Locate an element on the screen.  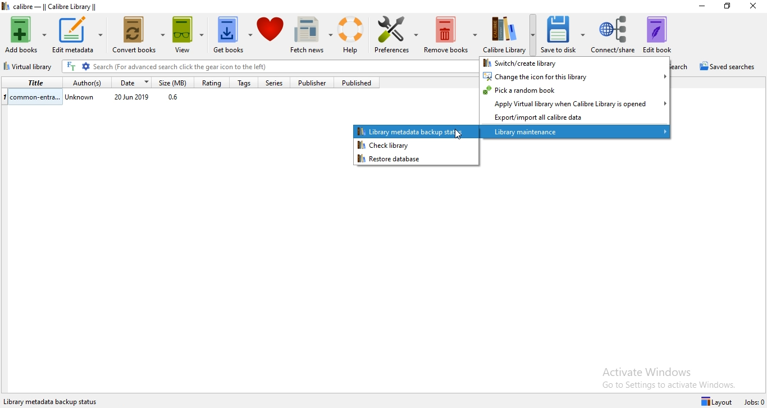
Save to disk is located at coordinates (565, 34).